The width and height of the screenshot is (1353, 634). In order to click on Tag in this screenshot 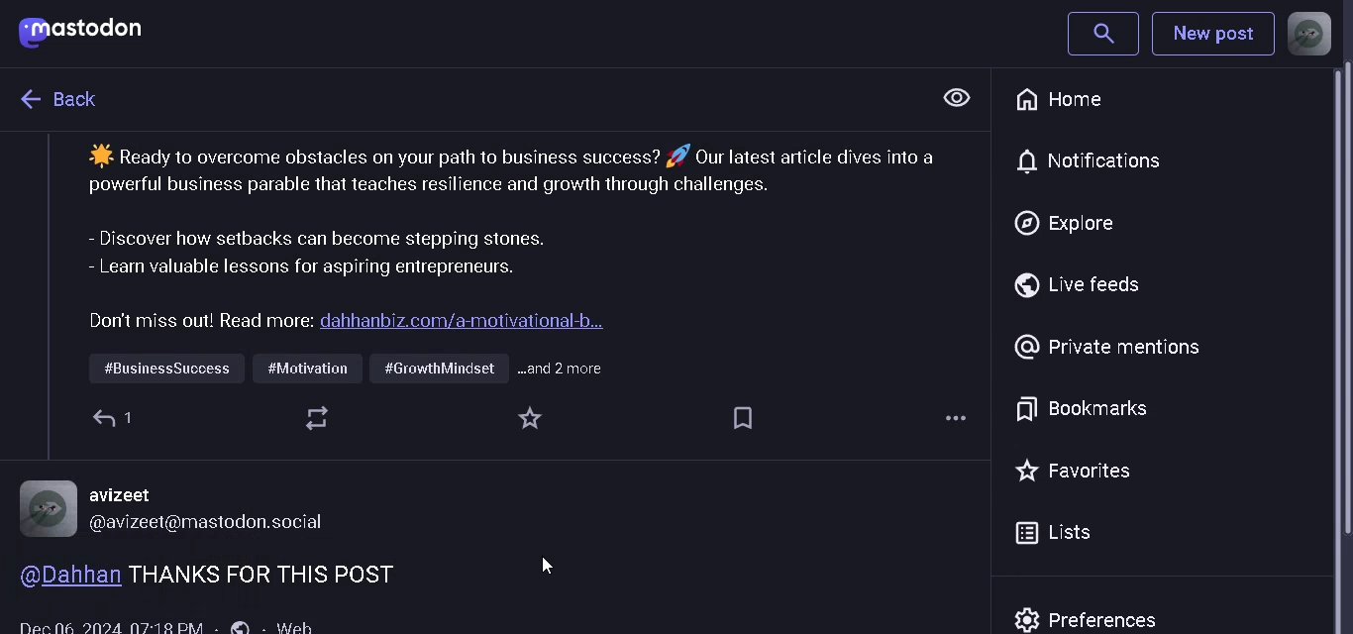, I will do `click(740, 419)`.